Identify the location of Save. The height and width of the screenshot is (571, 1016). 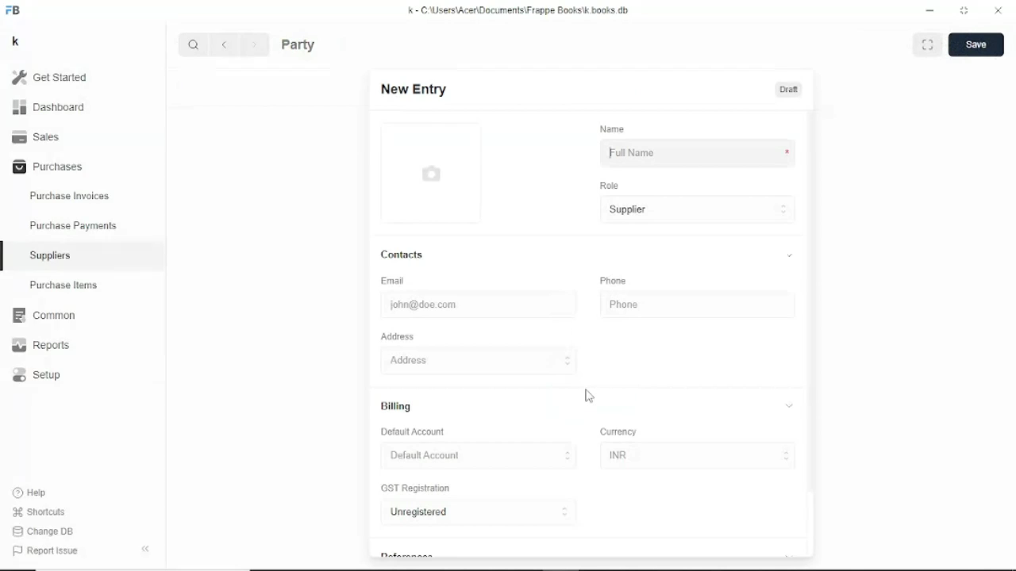
(976, 44).